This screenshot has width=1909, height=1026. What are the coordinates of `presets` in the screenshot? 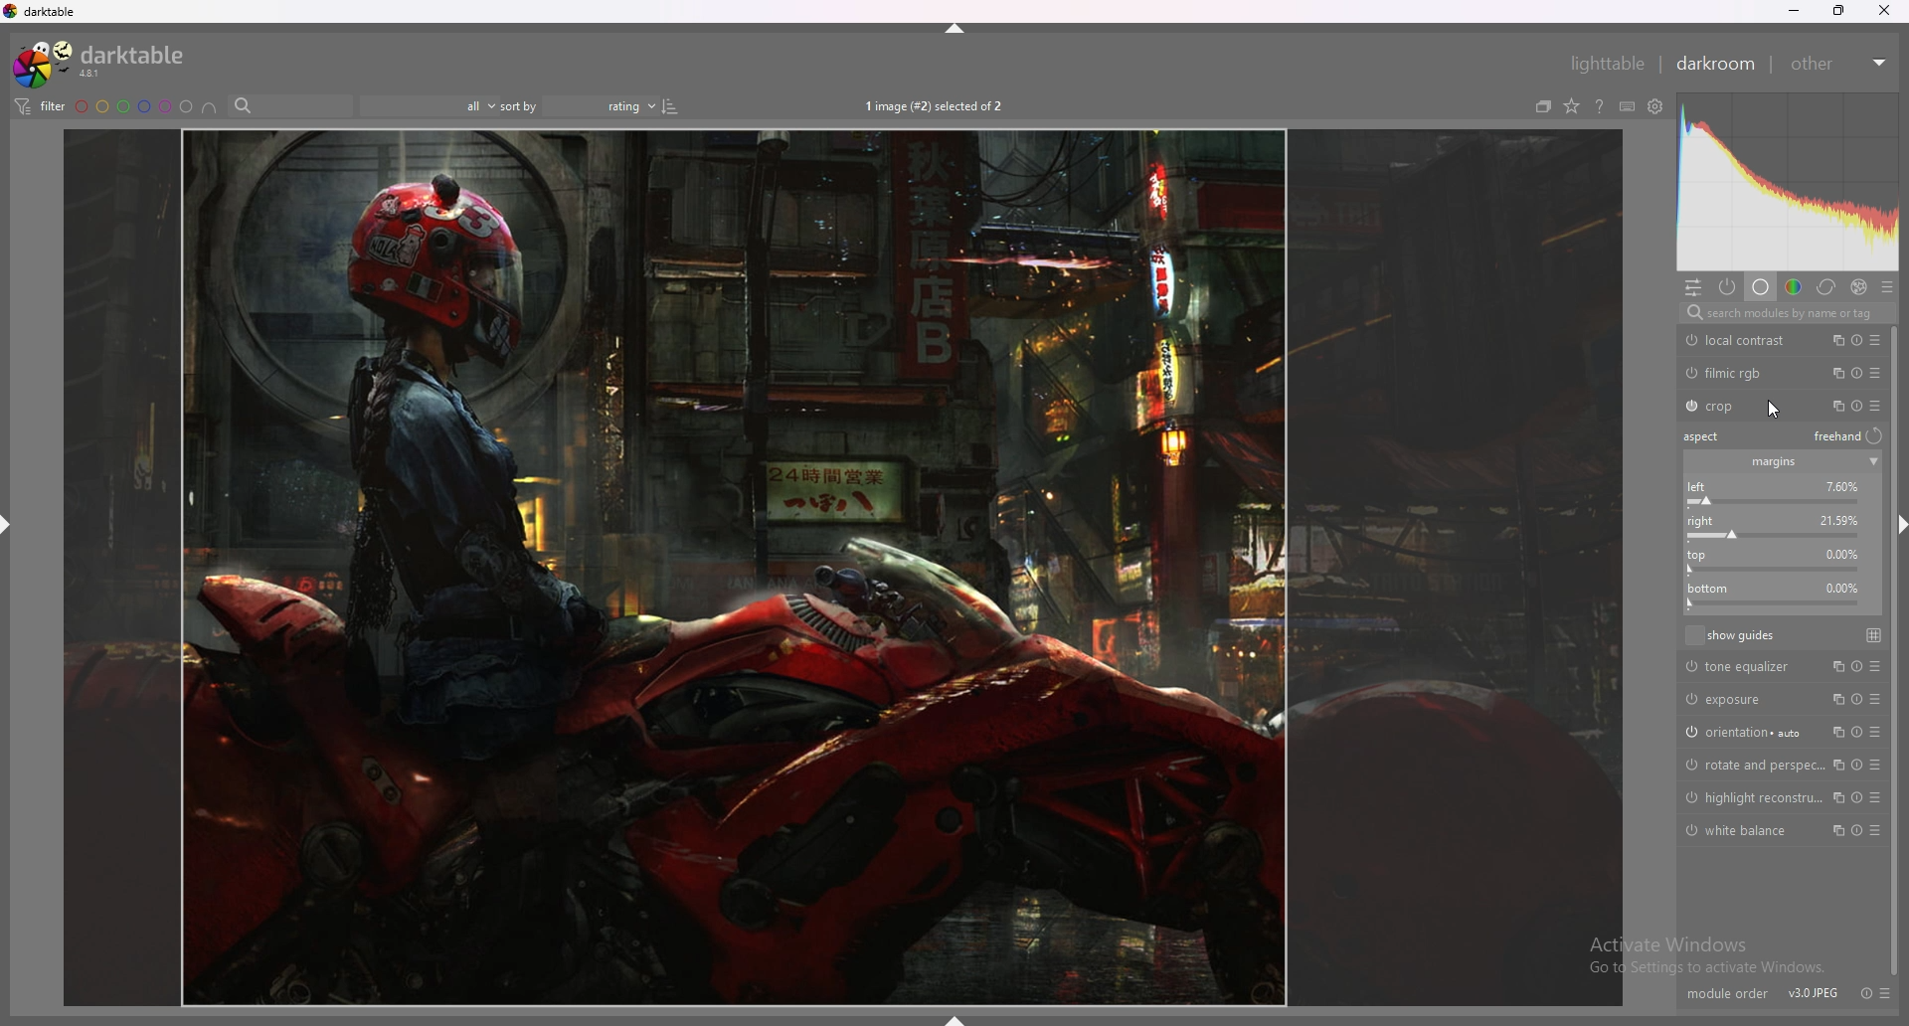 It's located at (1876, 733).